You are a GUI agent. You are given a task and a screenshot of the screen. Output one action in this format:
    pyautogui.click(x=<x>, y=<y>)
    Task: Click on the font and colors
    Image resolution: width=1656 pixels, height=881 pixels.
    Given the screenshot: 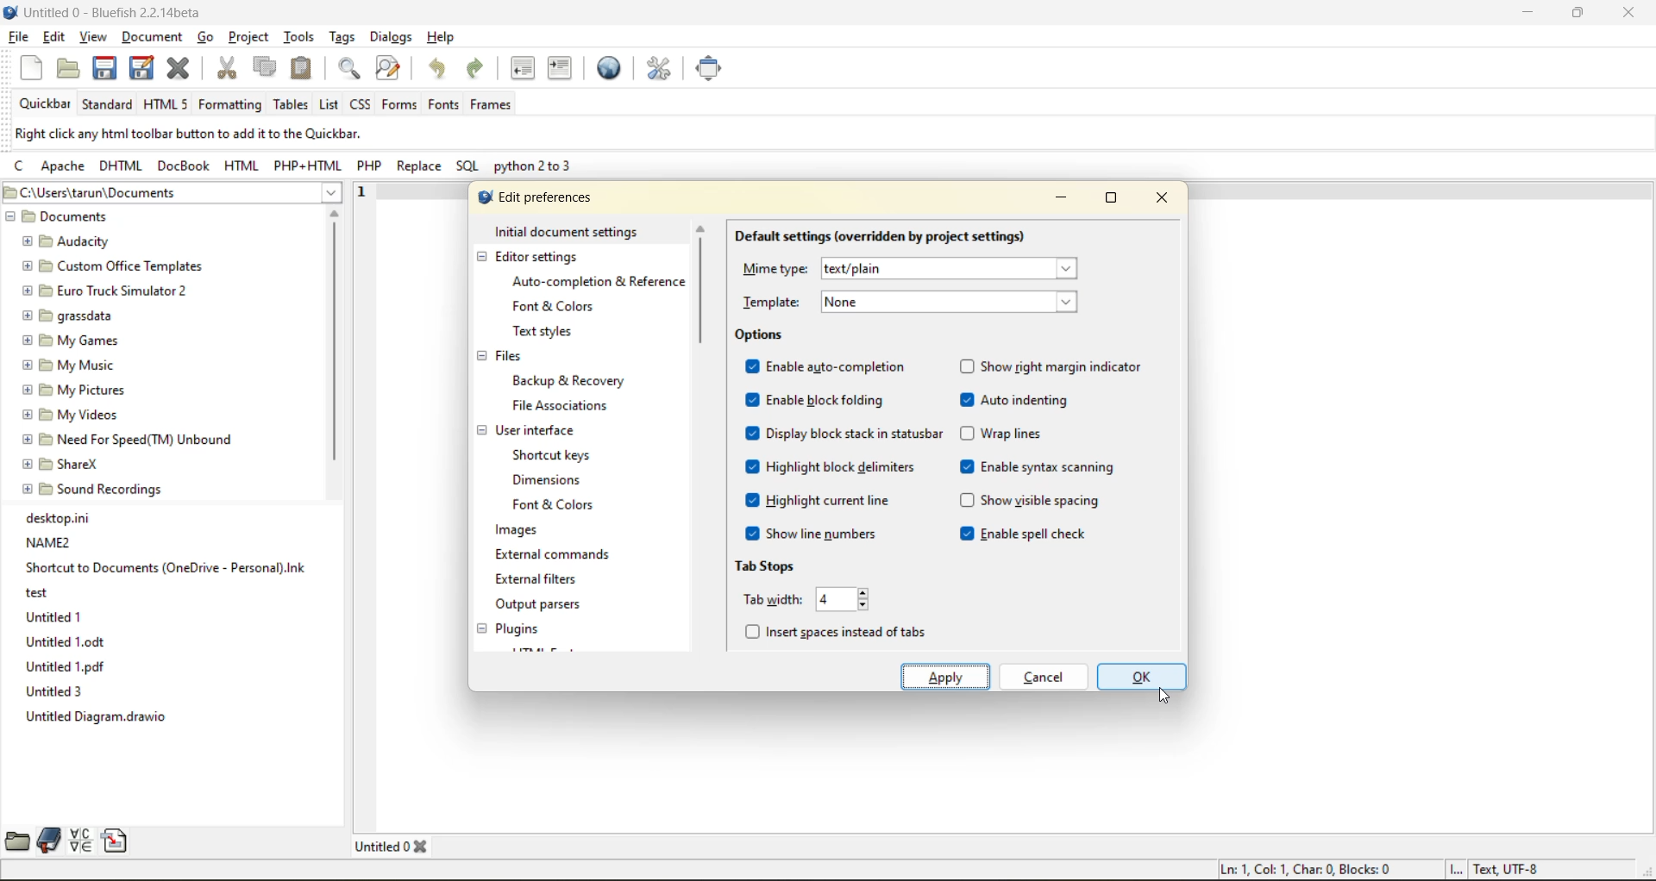 What is the action you would take?
    pyautogui.click(x=556, y=305)
    